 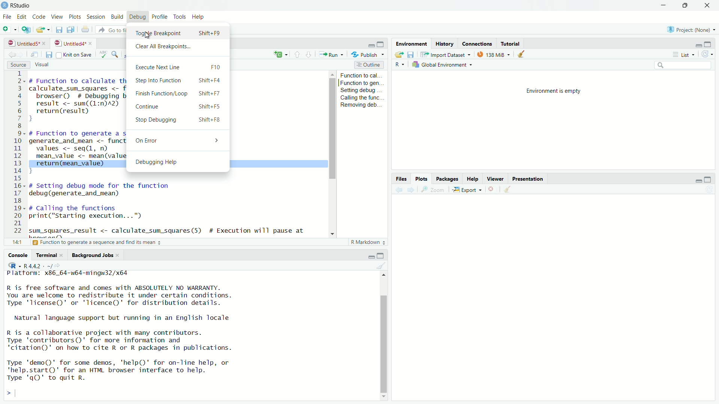 I want to click on minimize, so click(x=368, y=255).